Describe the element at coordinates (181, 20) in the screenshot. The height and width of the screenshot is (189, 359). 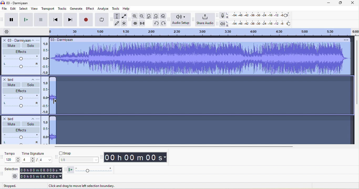
I see `audio setup` at that location.